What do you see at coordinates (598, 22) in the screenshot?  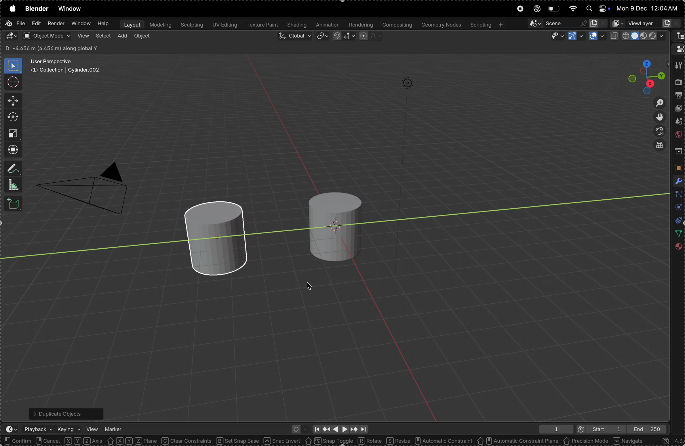 I see `new scene` at bounding box center [598, 22].